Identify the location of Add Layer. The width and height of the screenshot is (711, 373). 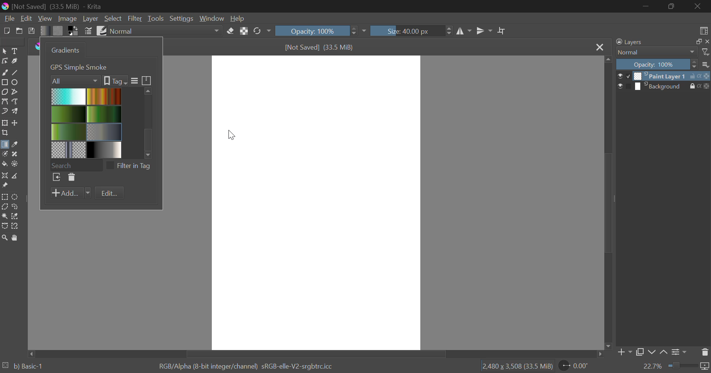
(624, 354).